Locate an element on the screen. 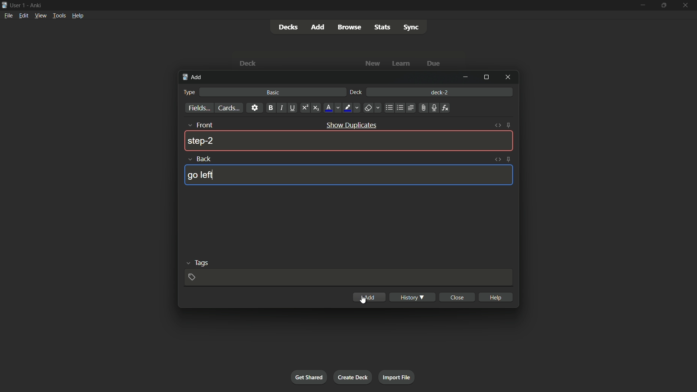 This screenshot has width=697, height=392. deck is located at coordinates (357, 93).